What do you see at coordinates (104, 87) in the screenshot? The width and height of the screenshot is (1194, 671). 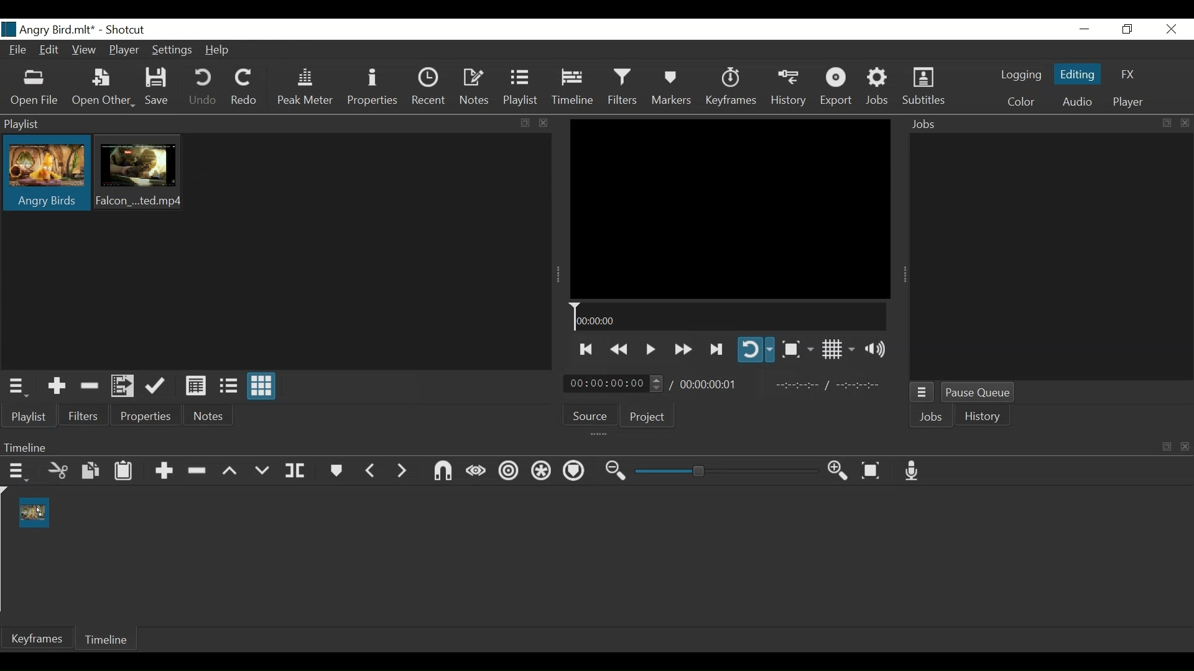 I see `Open Other` at bounding box center [104, 87].